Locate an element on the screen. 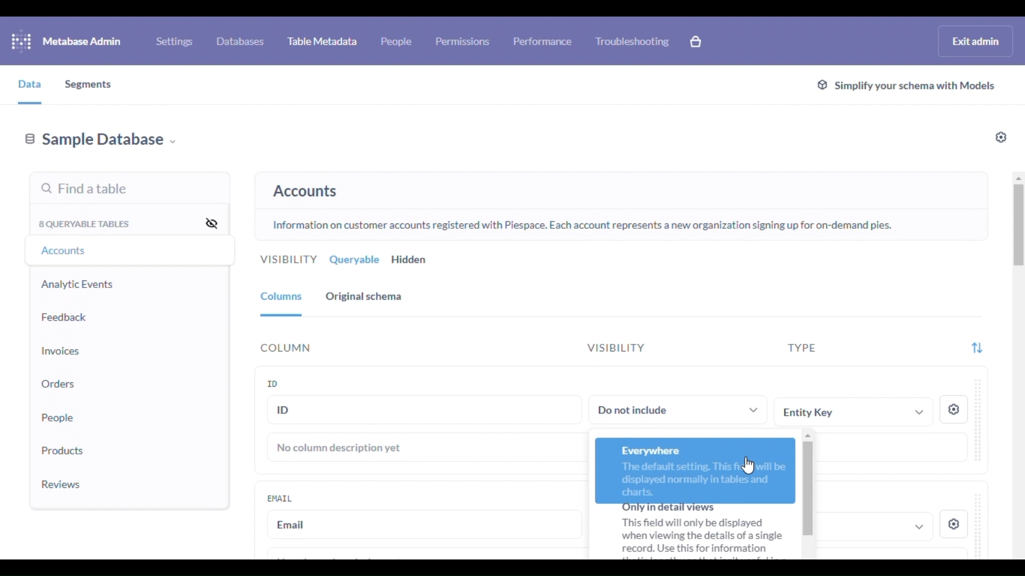 This screenshot has width=1025, height=576. orders is located at coordinates (58, 383).